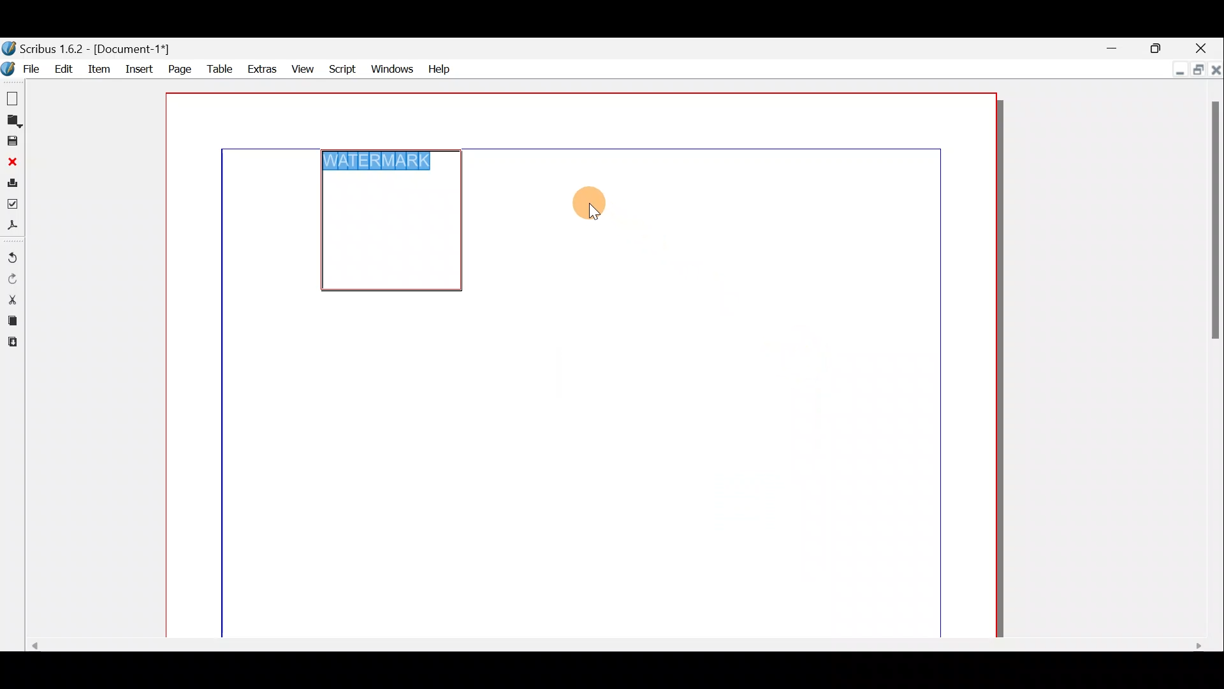 This screenshot has width=1224, height=689. Describe the element at coordinates (1176, 70) in the screenshot. I see `Minimise` at that location.